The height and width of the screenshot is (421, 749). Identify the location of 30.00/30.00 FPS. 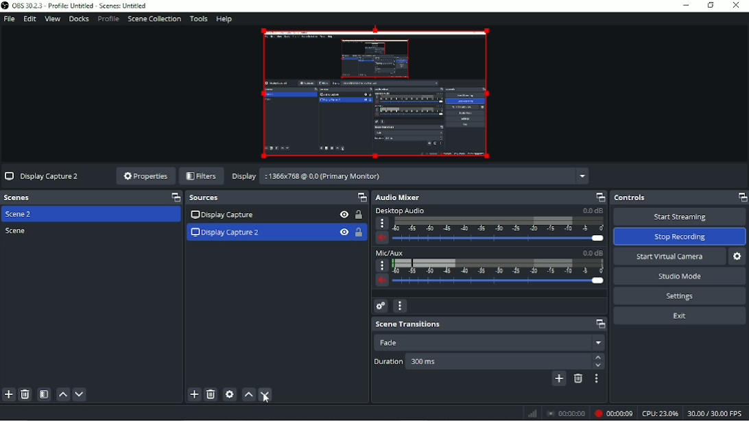
(716, 413).